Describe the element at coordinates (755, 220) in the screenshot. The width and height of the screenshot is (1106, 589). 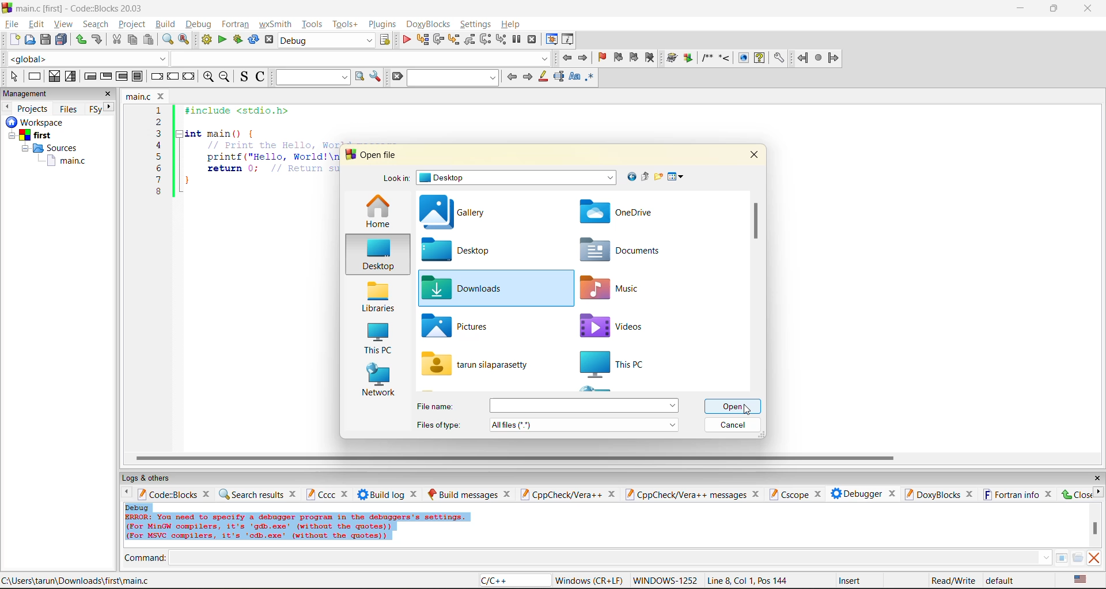
I see `vertical scroll bar` at that location.